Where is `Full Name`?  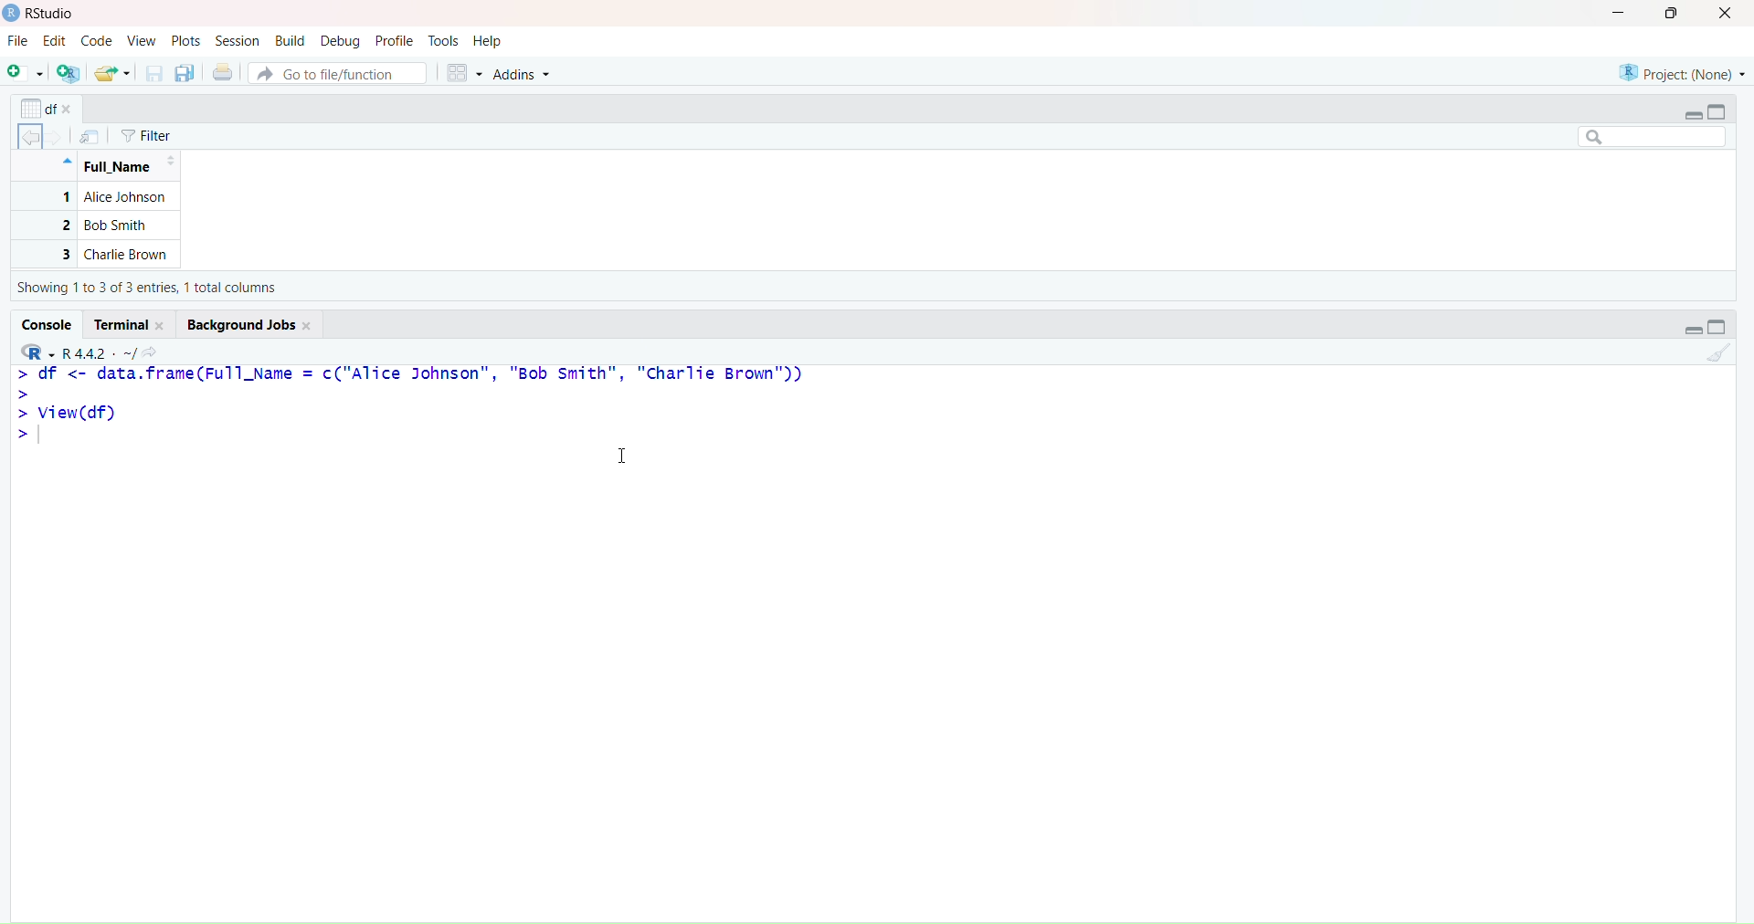
Full Name is located at coordinates (126, 168).